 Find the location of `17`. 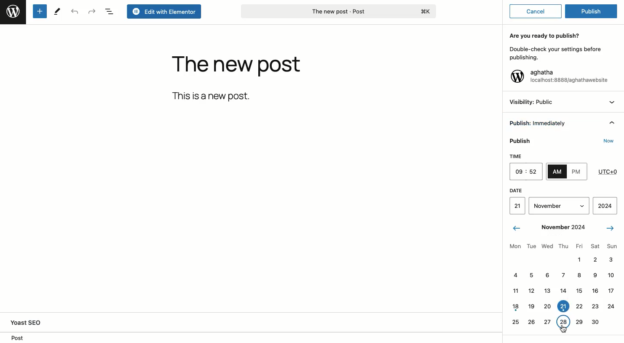

17 is located at coordinates (612, 290).